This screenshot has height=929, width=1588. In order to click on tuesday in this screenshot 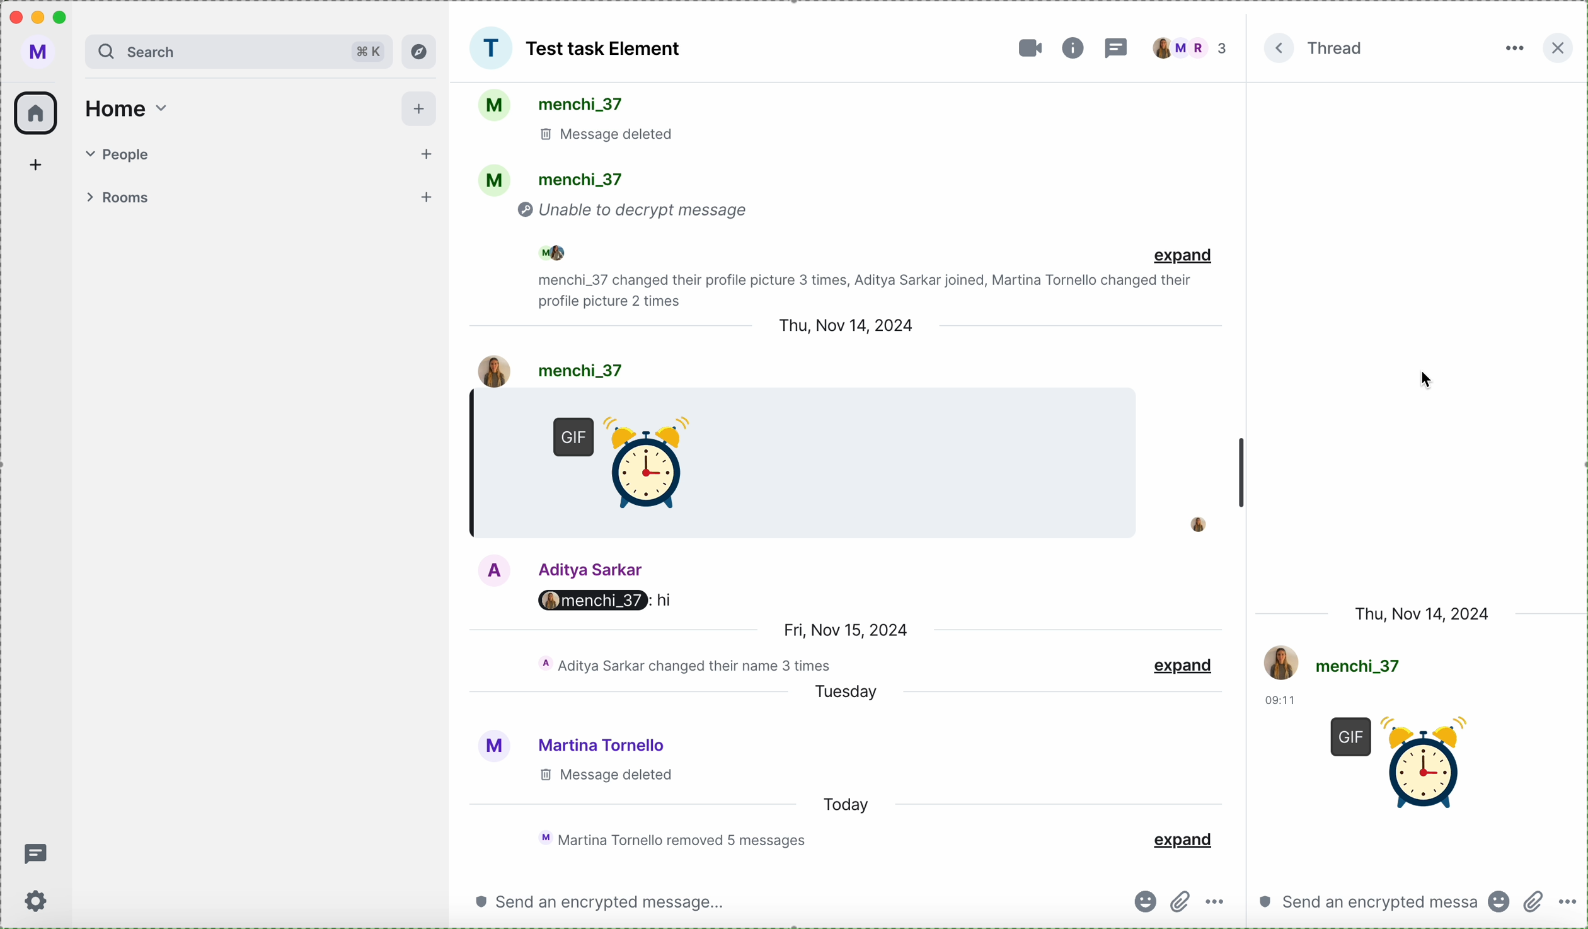, I will do `click(853, 692)`.